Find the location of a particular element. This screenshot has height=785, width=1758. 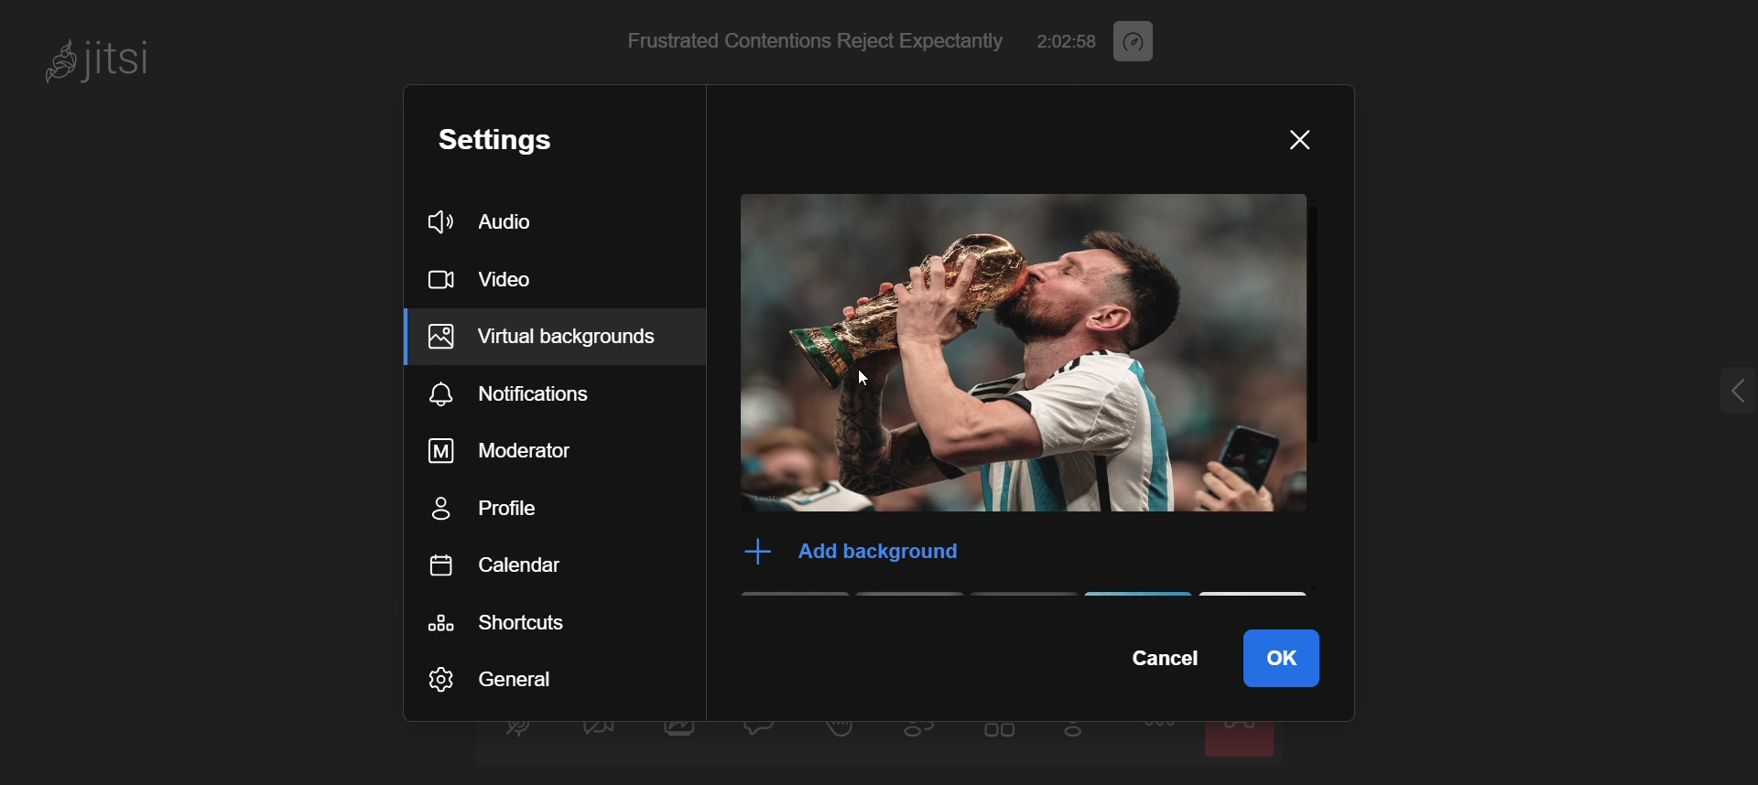

cursor is located at coordinates (865, 382).